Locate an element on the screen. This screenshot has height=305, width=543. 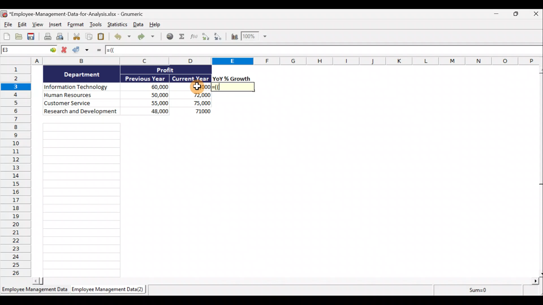
Zoom is located at coordinates (254, 37).